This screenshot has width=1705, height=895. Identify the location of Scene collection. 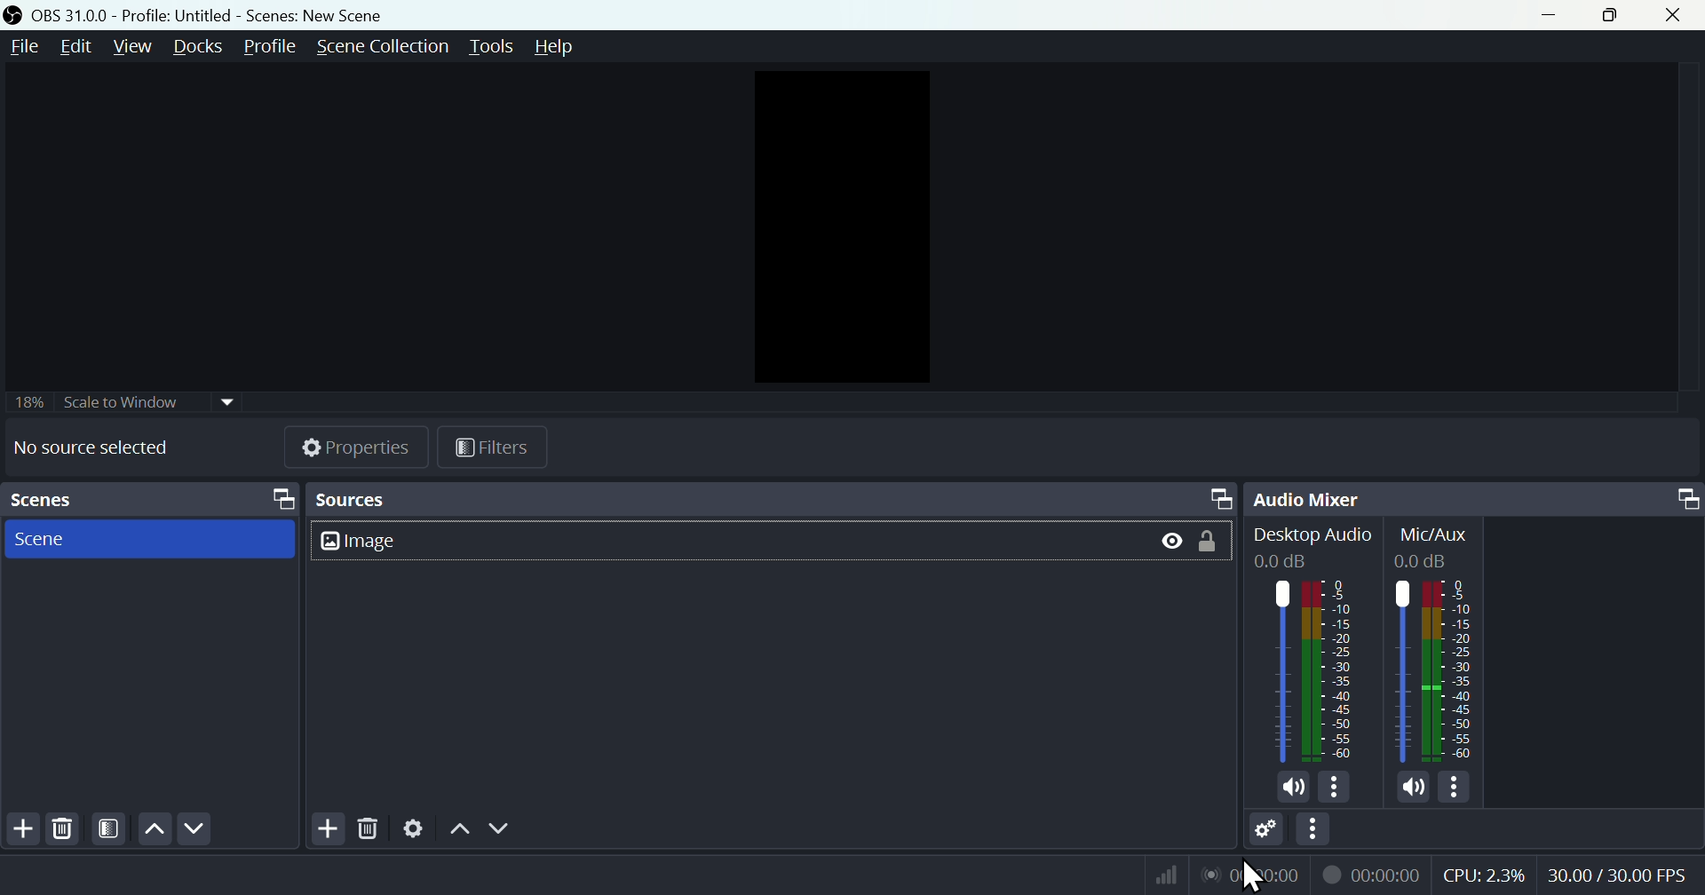
(387, 49).